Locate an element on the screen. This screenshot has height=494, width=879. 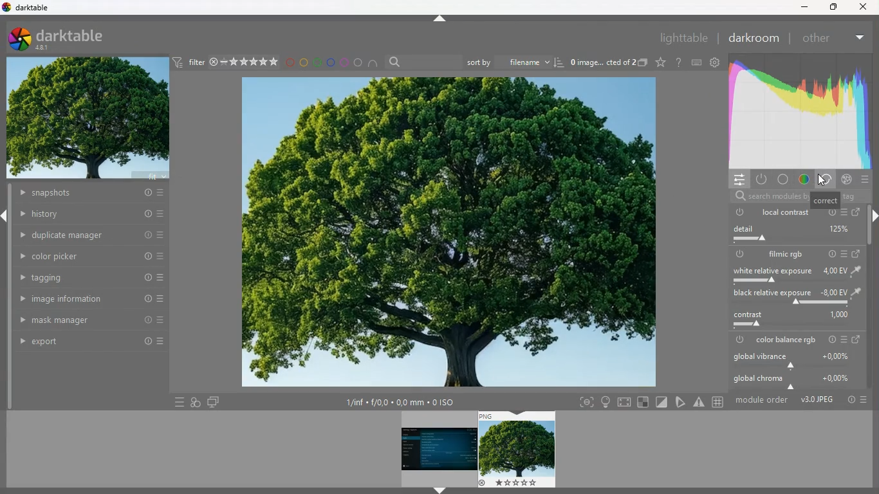
change is located at coordinates (857, 340).